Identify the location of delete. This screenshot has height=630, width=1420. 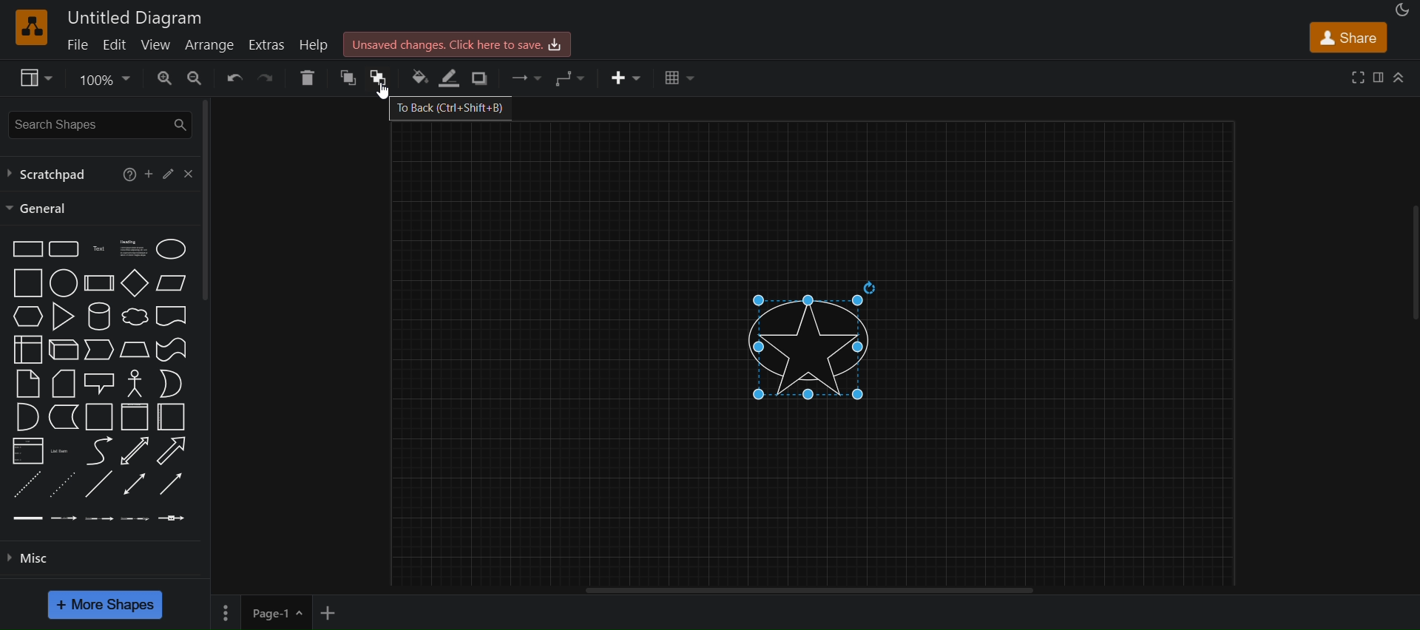
(308, 78).